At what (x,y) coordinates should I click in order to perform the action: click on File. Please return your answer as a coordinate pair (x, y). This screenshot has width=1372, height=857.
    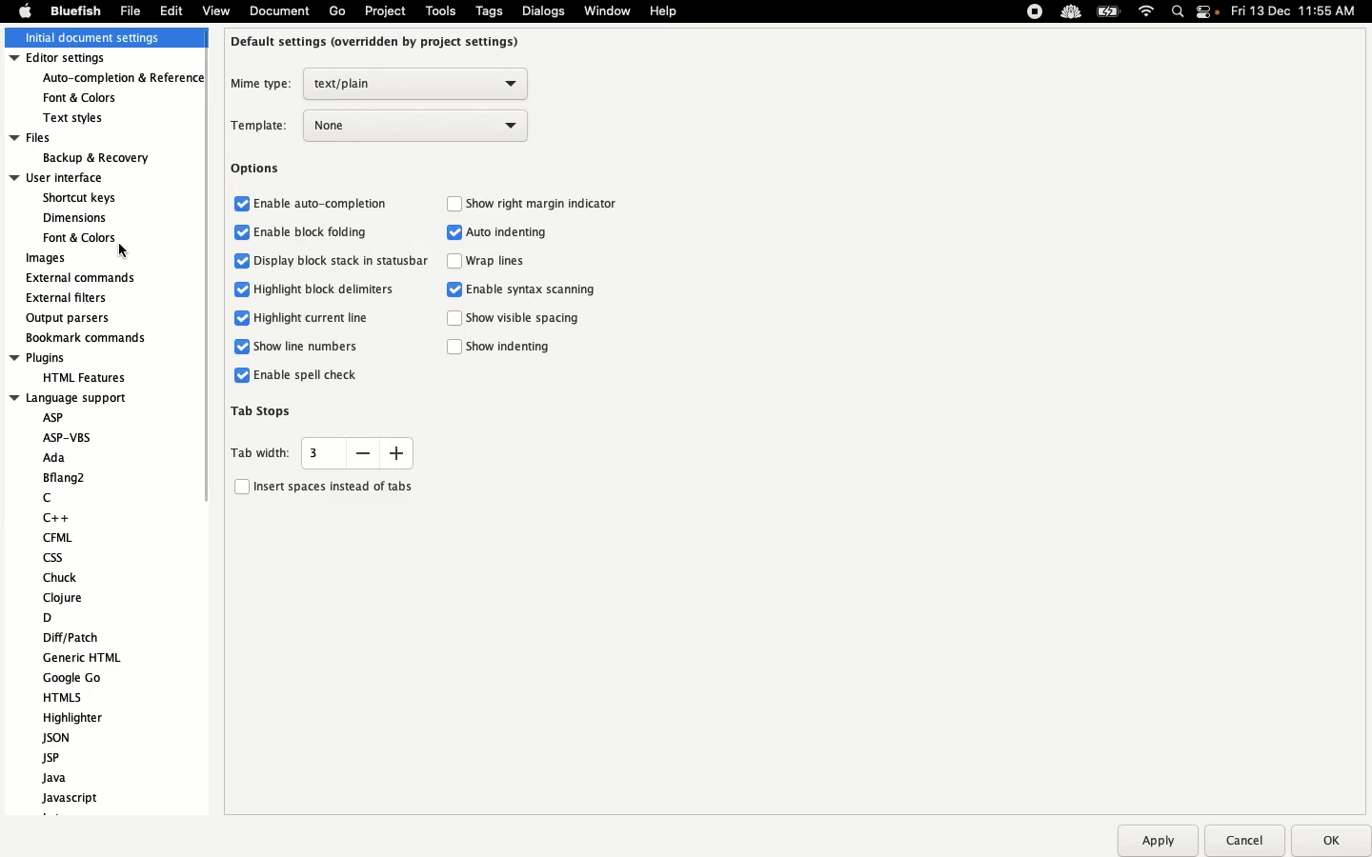
    Looking at the image, I should click on (131, 10).